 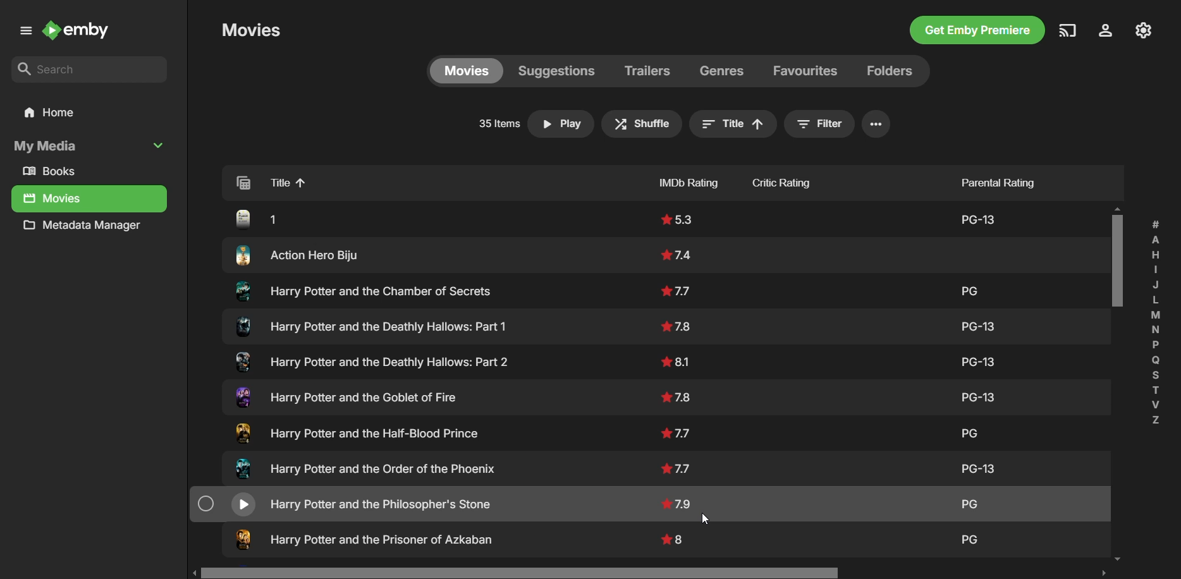 What do you see at coordinates (967, 501) in the screenshot?
I see `` at bounding box center [967, 501].